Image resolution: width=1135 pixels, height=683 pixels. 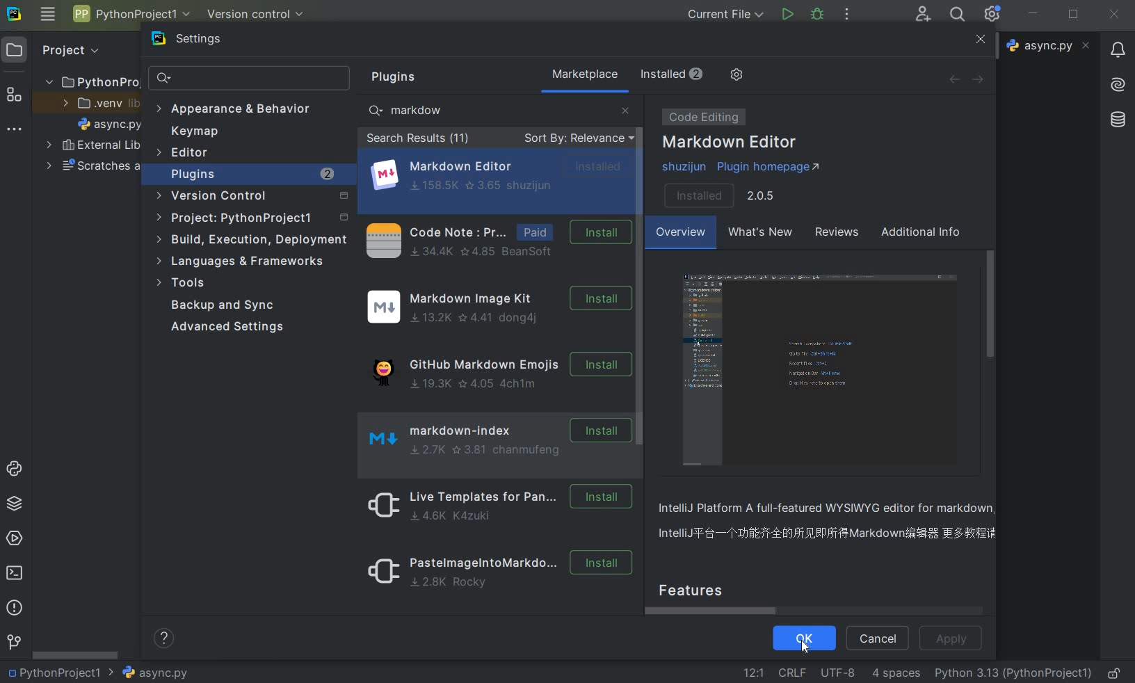 I want to click on cancel, so click(x=877, y=639).